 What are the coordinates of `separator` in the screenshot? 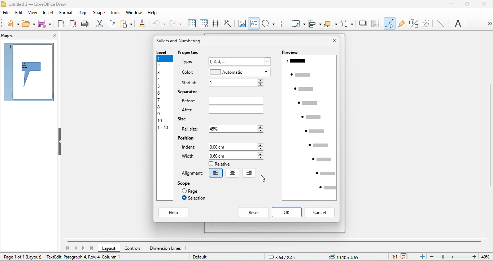 It's located at (188, 93).